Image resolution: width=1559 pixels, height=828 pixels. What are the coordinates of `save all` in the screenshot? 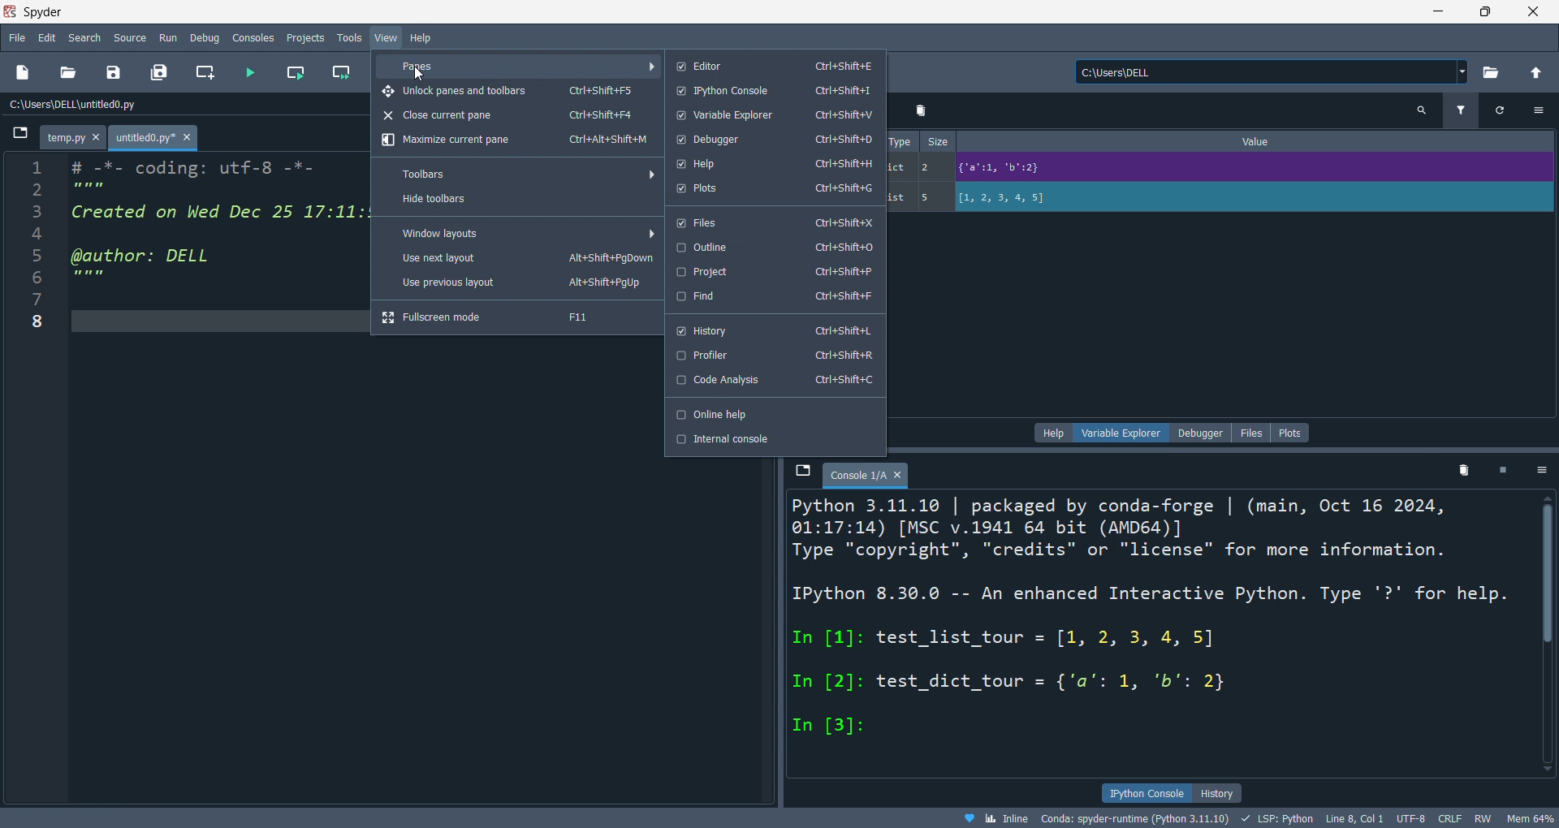 It's located at (159, 73).